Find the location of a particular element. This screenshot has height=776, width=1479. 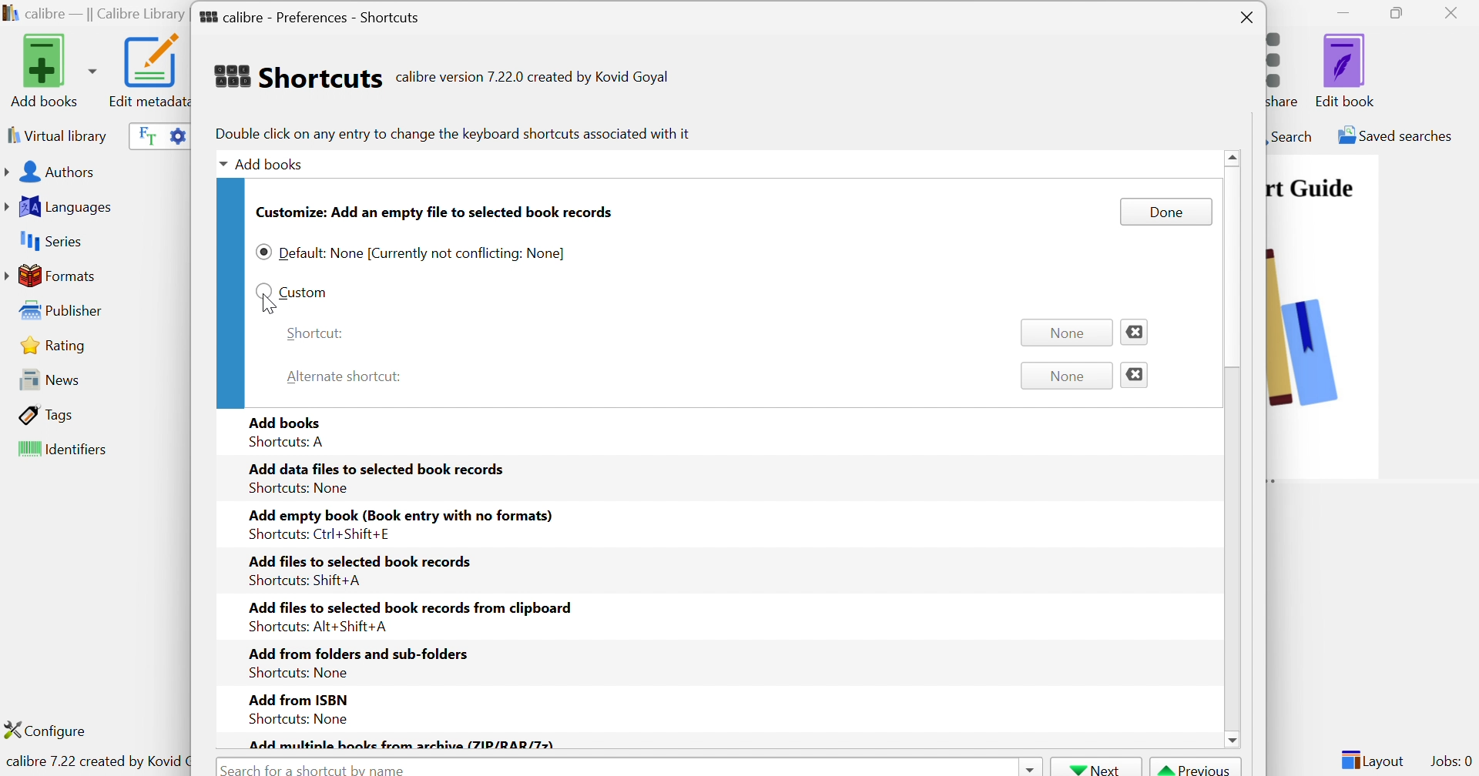

Add files to selected book records from clipboard is located at coordinates (414, 607).